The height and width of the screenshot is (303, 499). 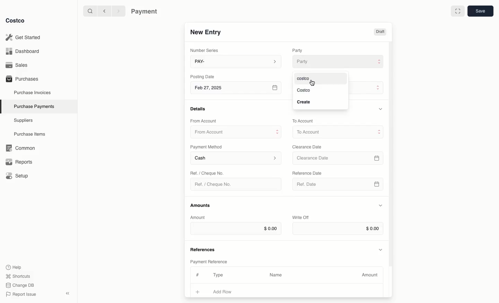 I want to click on Add Row, so click(x=227, y=292).